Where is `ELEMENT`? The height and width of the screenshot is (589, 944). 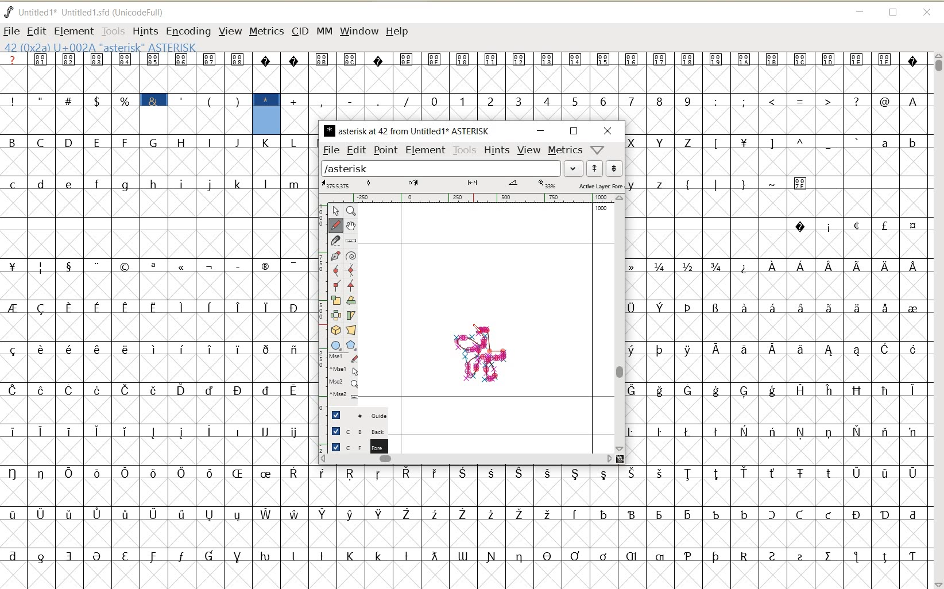 ELEMENT is located at coordinates (74, 31).